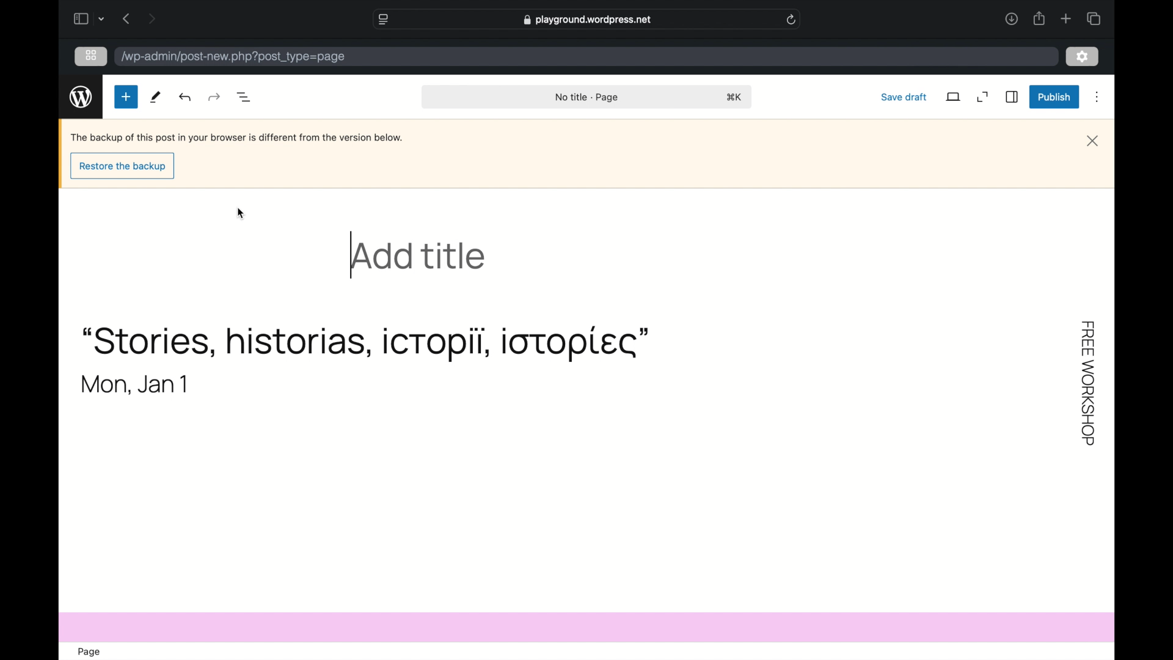  Describe the element at coordinates (1094, 18) in the screenshot. I see `show tab overview` at that location.